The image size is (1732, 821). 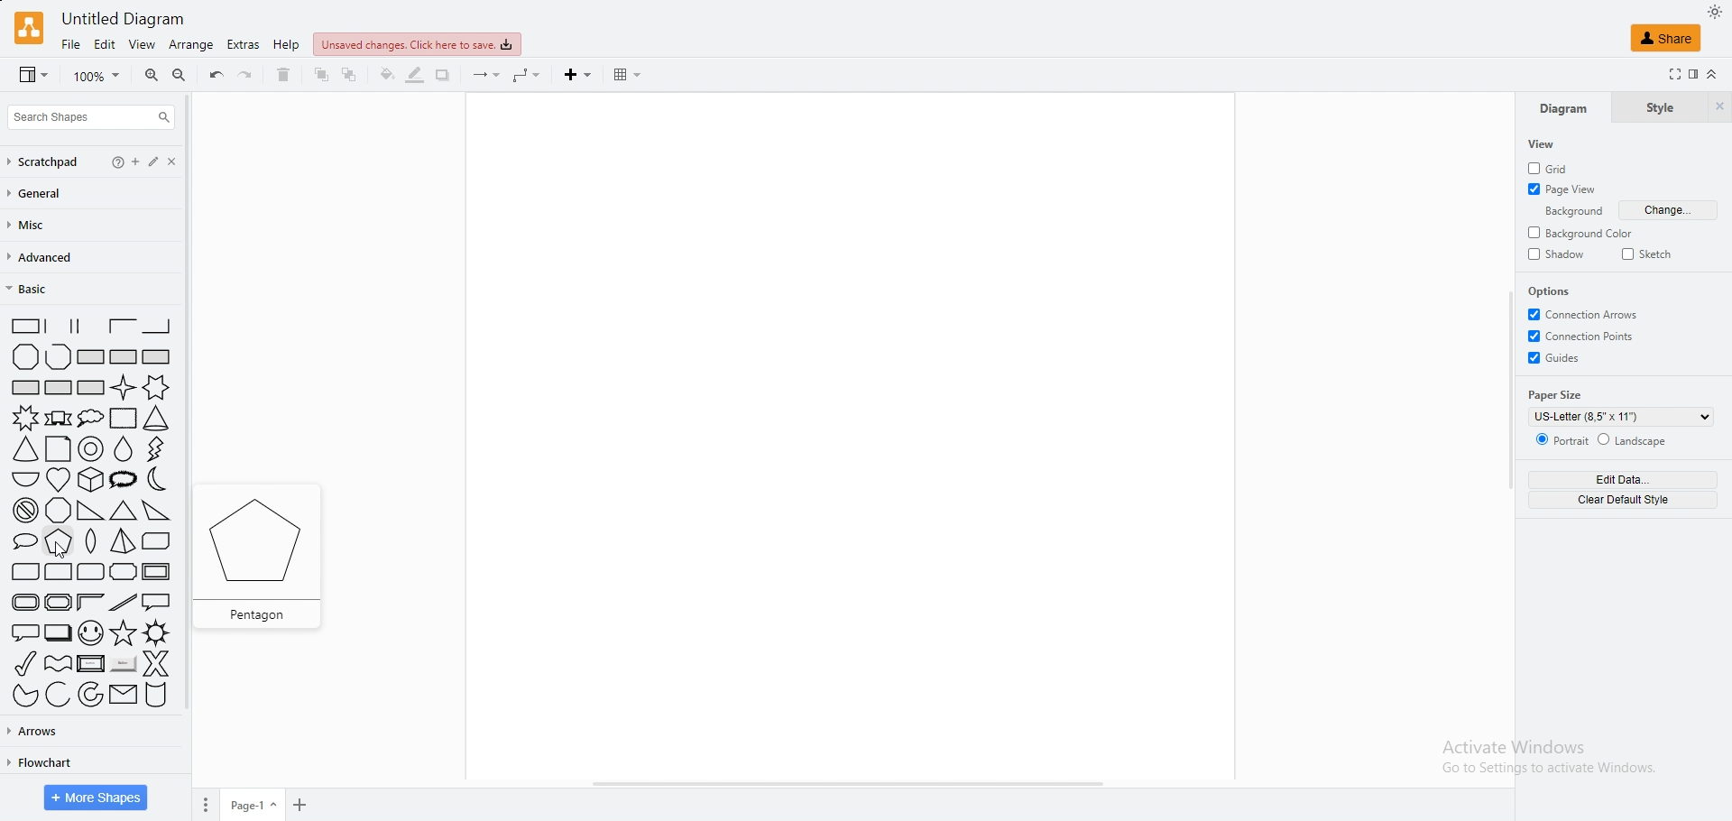 What do you see at coordinates (25, 386) in the screenshot?
I see `rectangle with horizontal fill` at bounding box center [25, 386].